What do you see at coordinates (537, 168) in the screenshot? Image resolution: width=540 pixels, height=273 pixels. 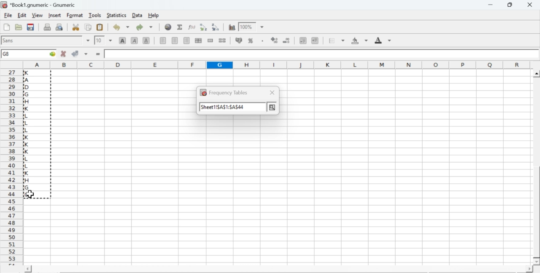 I see `scroll bar` at bounding box center [537, 168].